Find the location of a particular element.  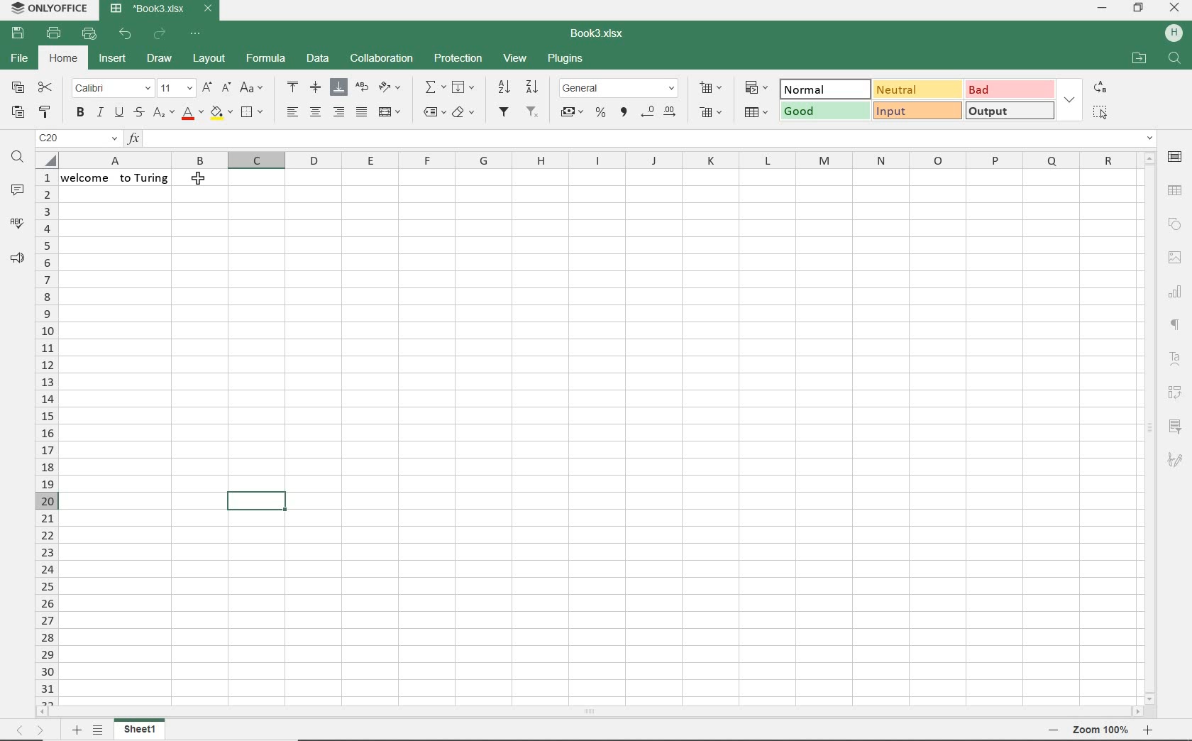

fill is located at coordinates (463, 88).